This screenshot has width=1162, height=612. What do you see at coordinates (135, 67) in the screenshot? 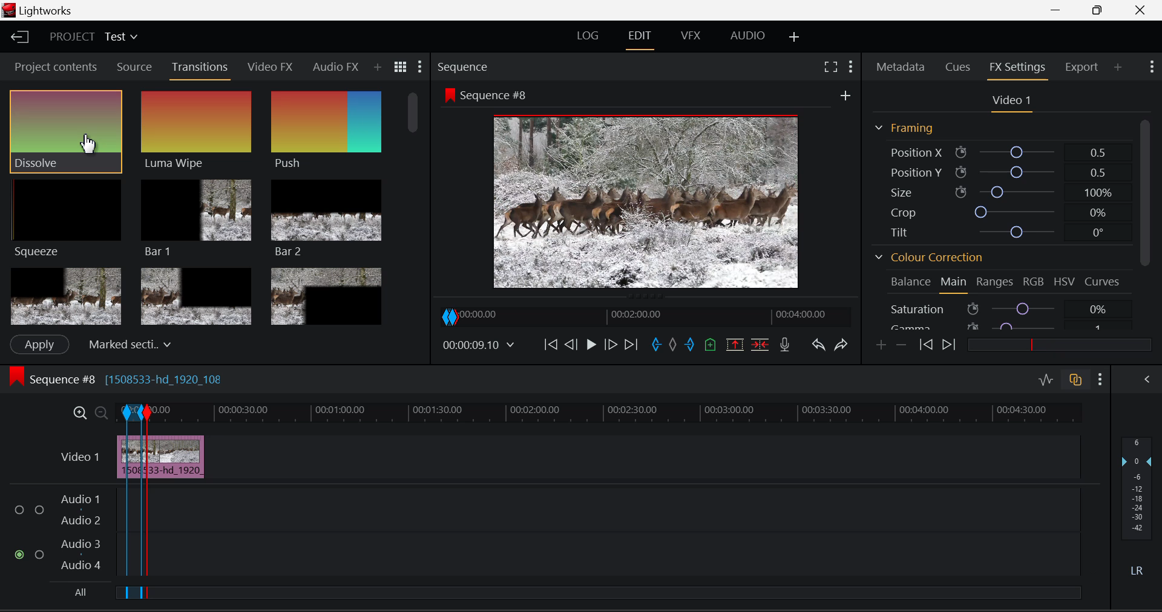
I see `Source` at bounding box center [135, 67].